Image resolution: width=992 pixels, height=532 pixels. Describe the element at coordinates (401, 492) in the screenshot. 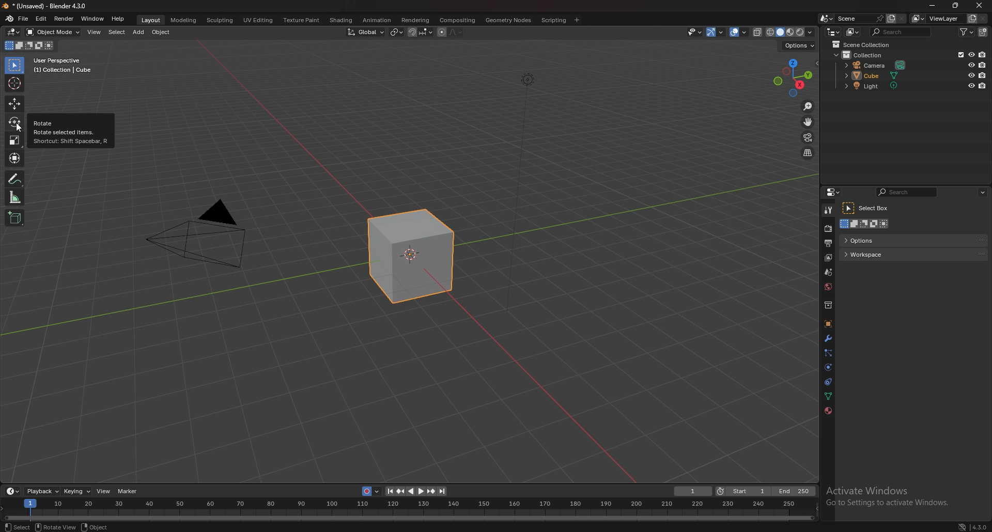

I see `jump to keyframe` at that location.